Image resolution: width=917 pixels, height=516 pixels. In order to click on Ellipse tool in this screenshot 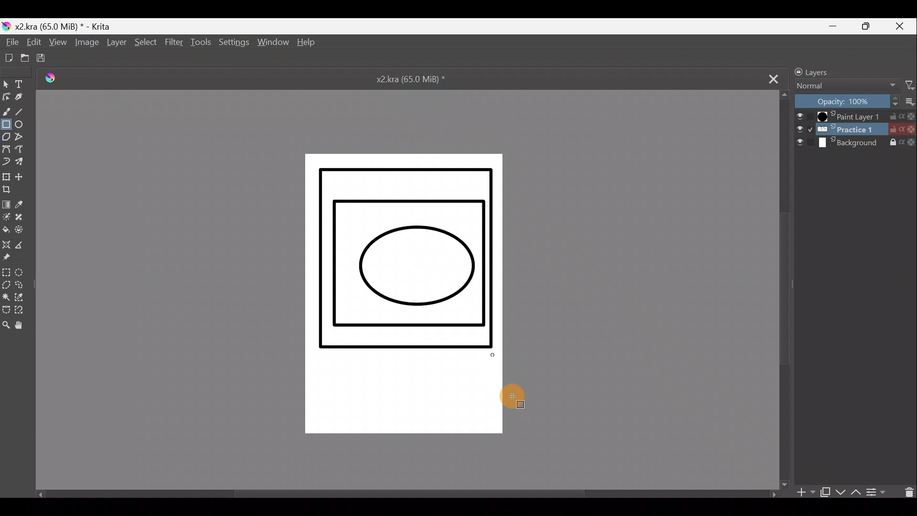, I will do `click(22, 126)`.